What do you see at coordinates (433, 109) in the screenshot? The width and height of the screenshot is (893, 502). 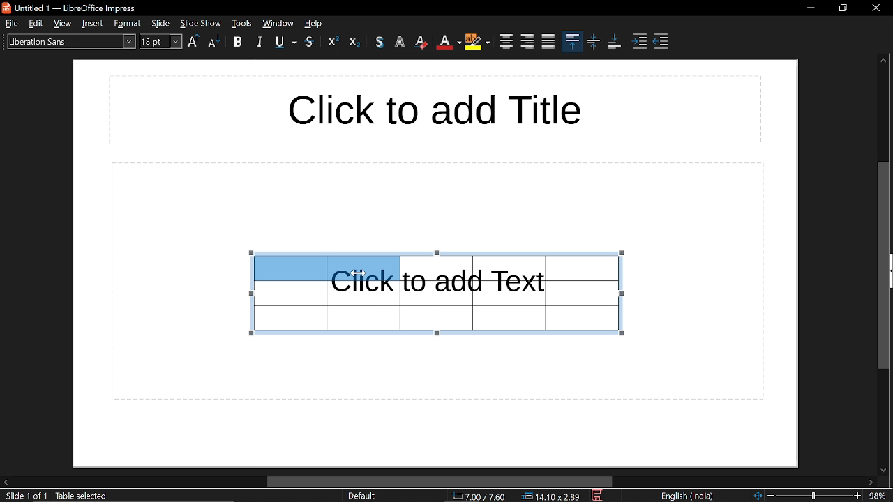 I see `title space` at bounding box center [433, 109].